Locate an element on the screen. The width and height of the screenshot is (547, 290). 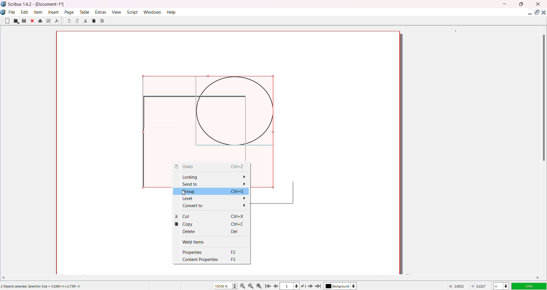
Save is located at coordinates (24, 21).